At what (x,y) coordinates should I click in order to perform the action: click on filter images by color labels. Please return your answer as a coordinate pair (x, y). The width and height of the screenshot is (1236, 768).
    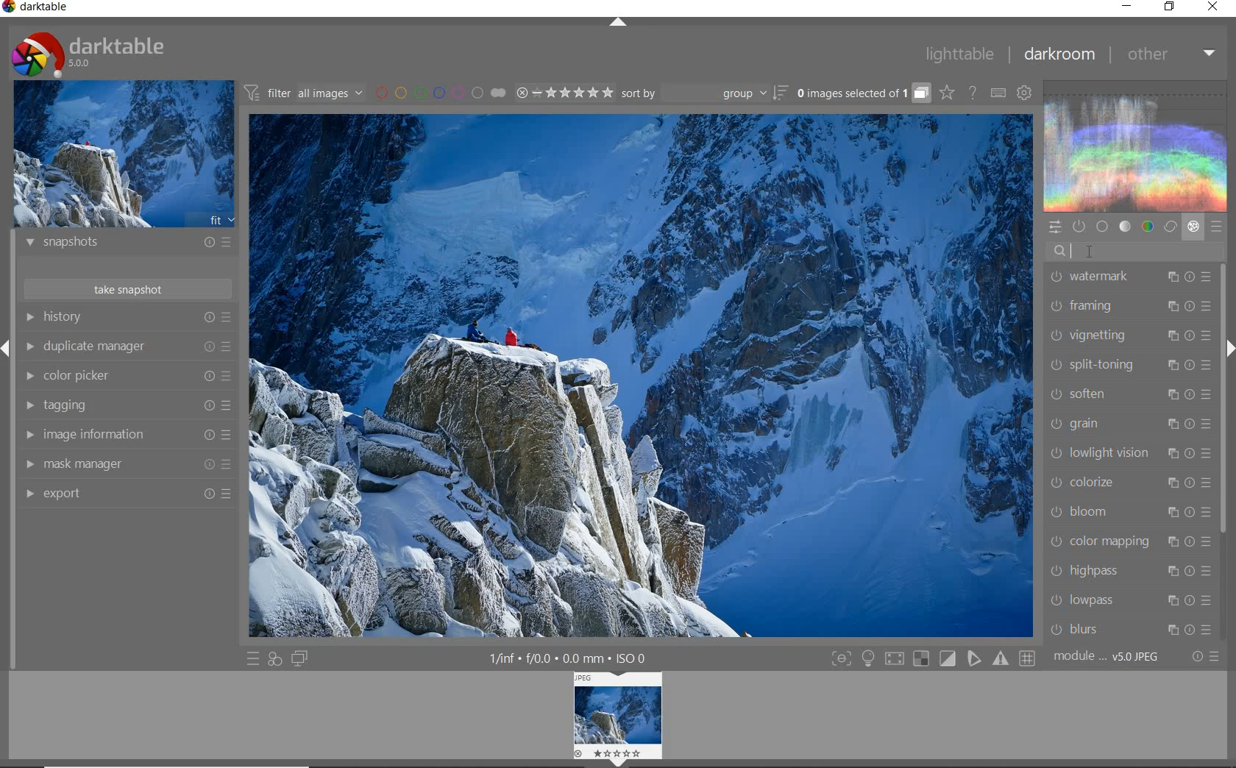
    Looking at the image, I should click on (441, 92).